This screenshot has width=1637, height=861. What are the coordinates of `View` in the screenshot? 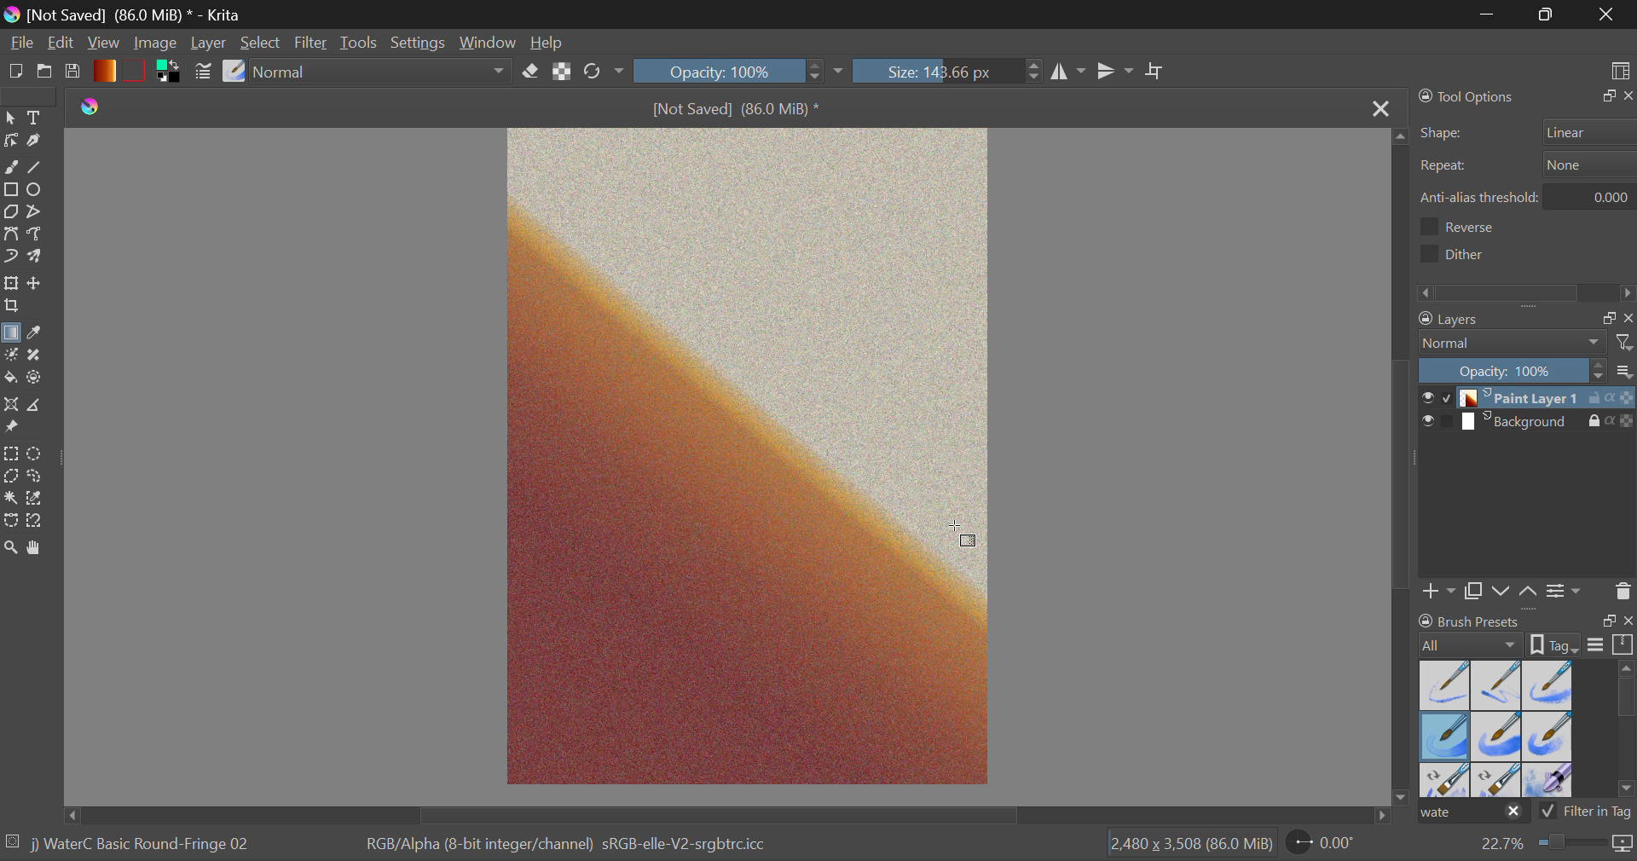 It's located at (102, 43).